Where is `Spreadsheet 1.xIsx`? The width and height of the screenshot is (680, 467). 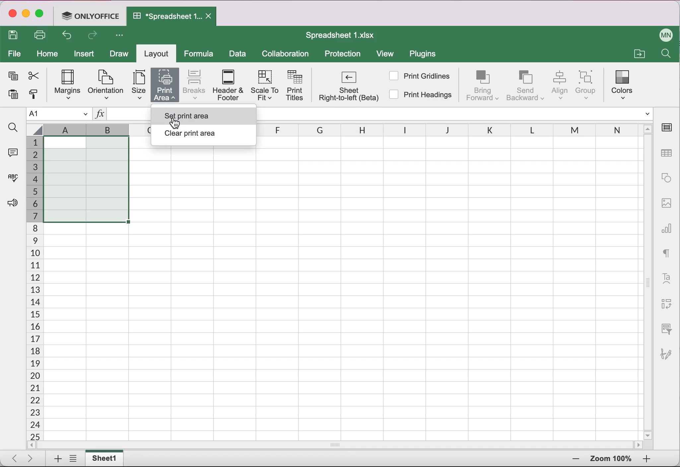 Spreadsheet 1.xIsx is located at coordinates (344, 35).